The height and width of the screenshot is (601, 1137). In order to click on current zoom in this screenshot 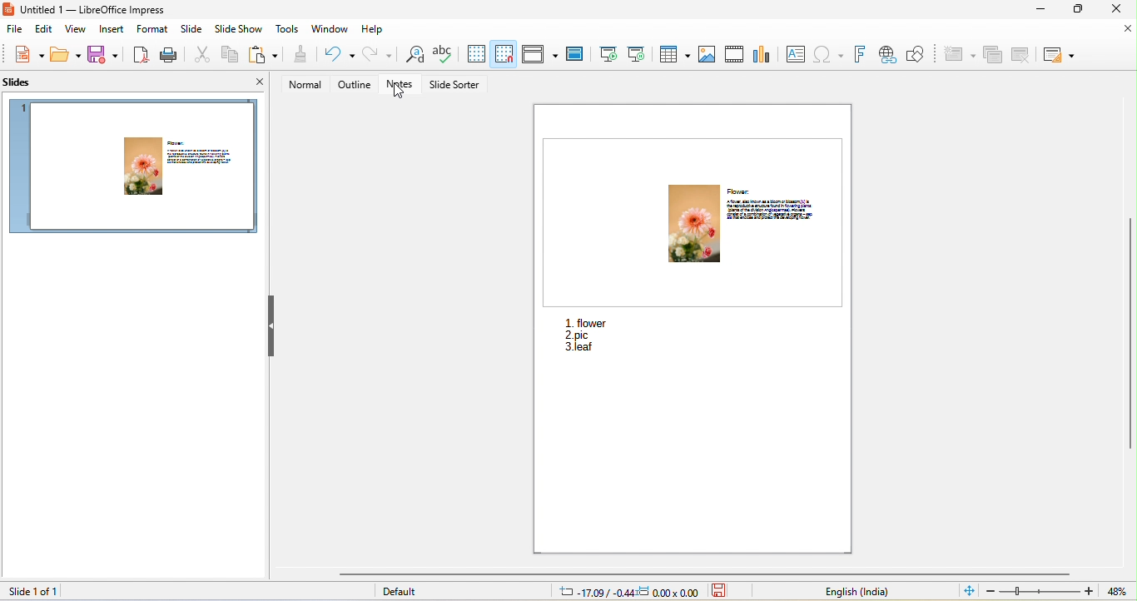, I will do `click(1121, 591)`.